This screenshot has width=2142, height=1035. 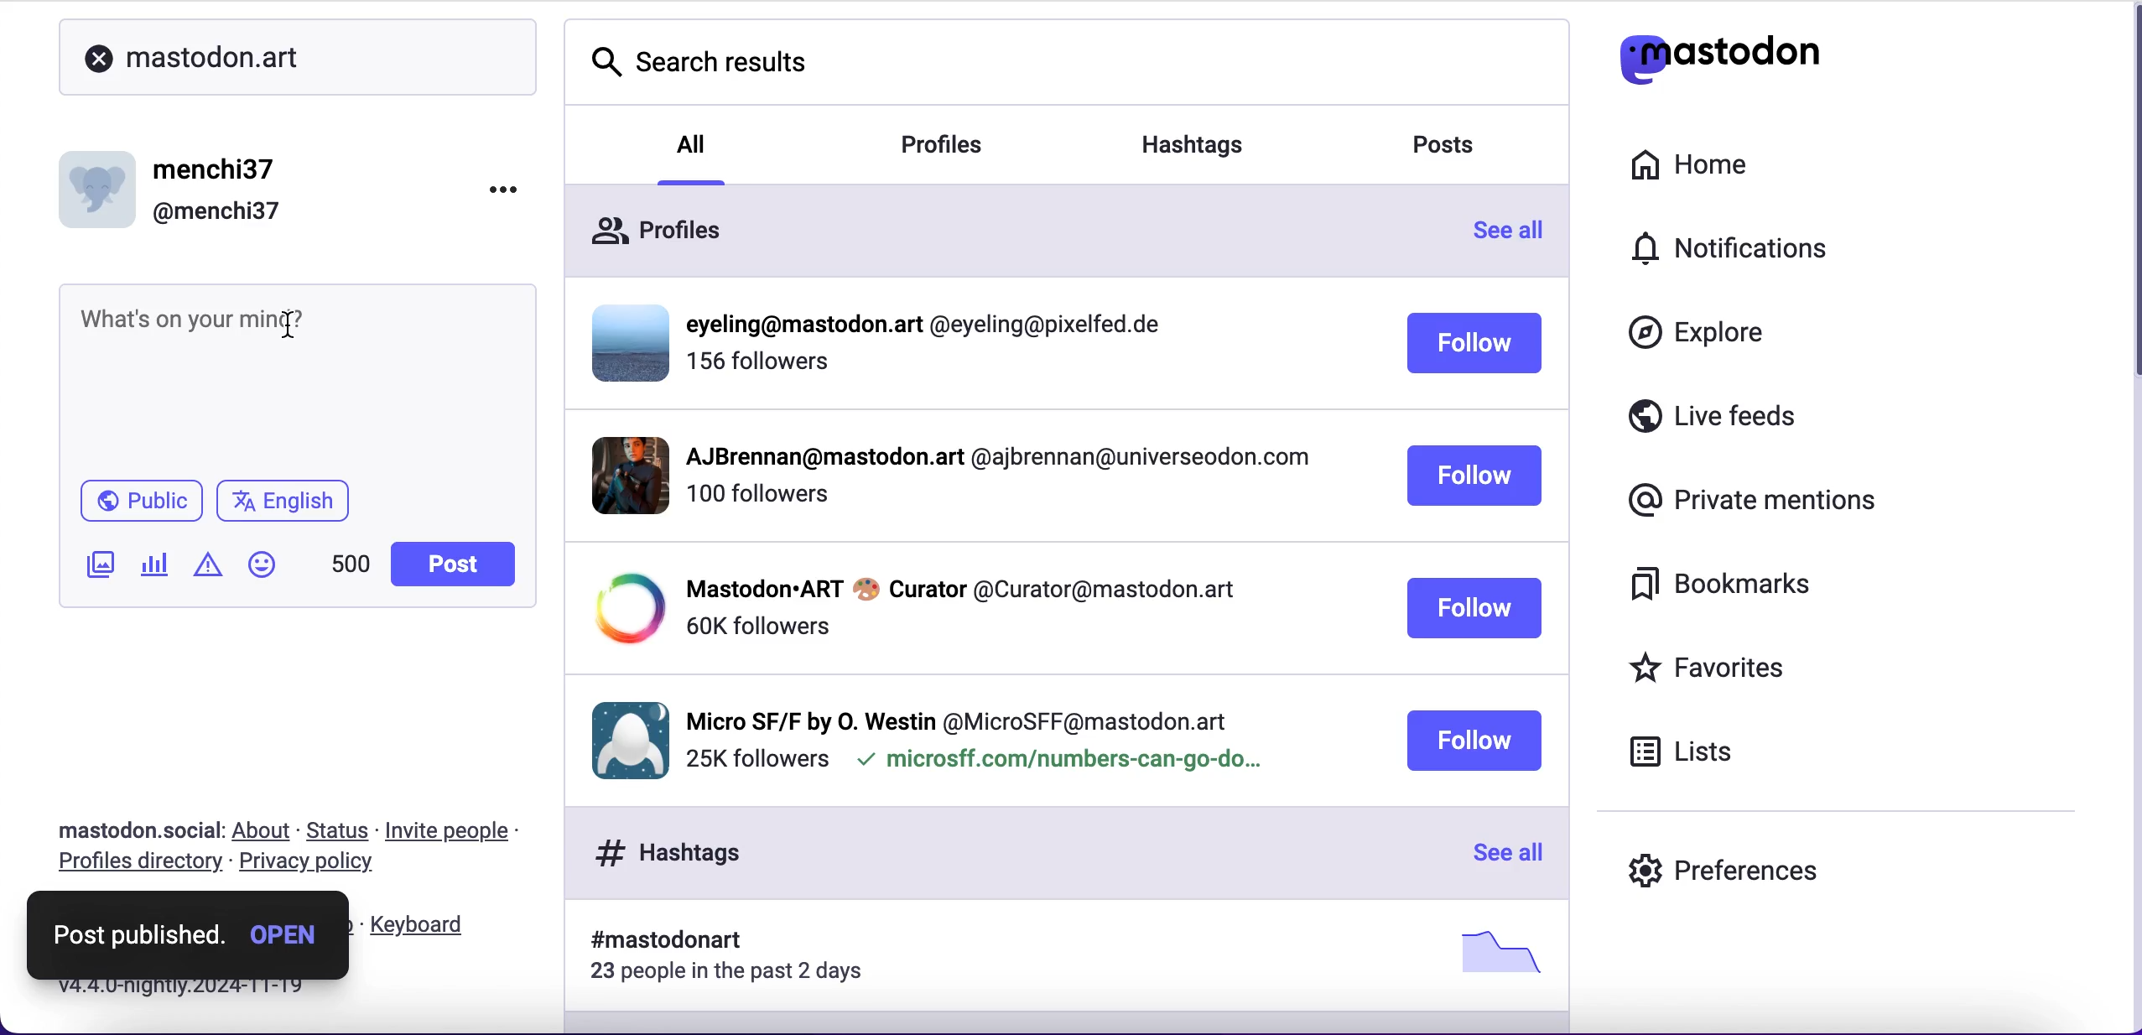 What do you see at coordinates (756, 760) in the screenshot?
I see `followers` at bounding box center [756, 760].